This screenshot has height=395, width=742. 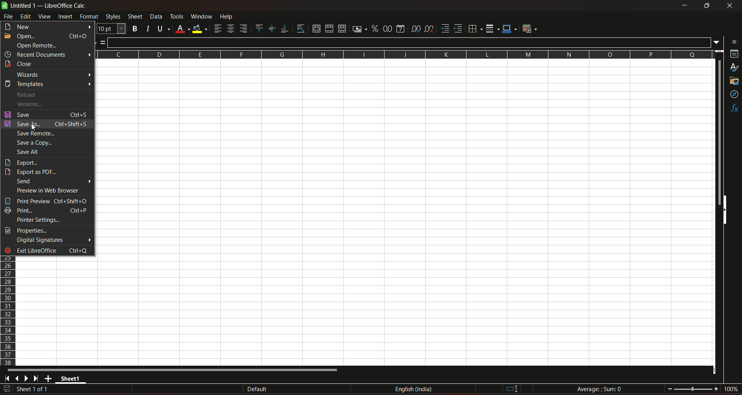 What do you see at coordinates (402, 28) in the screenshot?
I see `format as date` at bounding box center [402, 28].